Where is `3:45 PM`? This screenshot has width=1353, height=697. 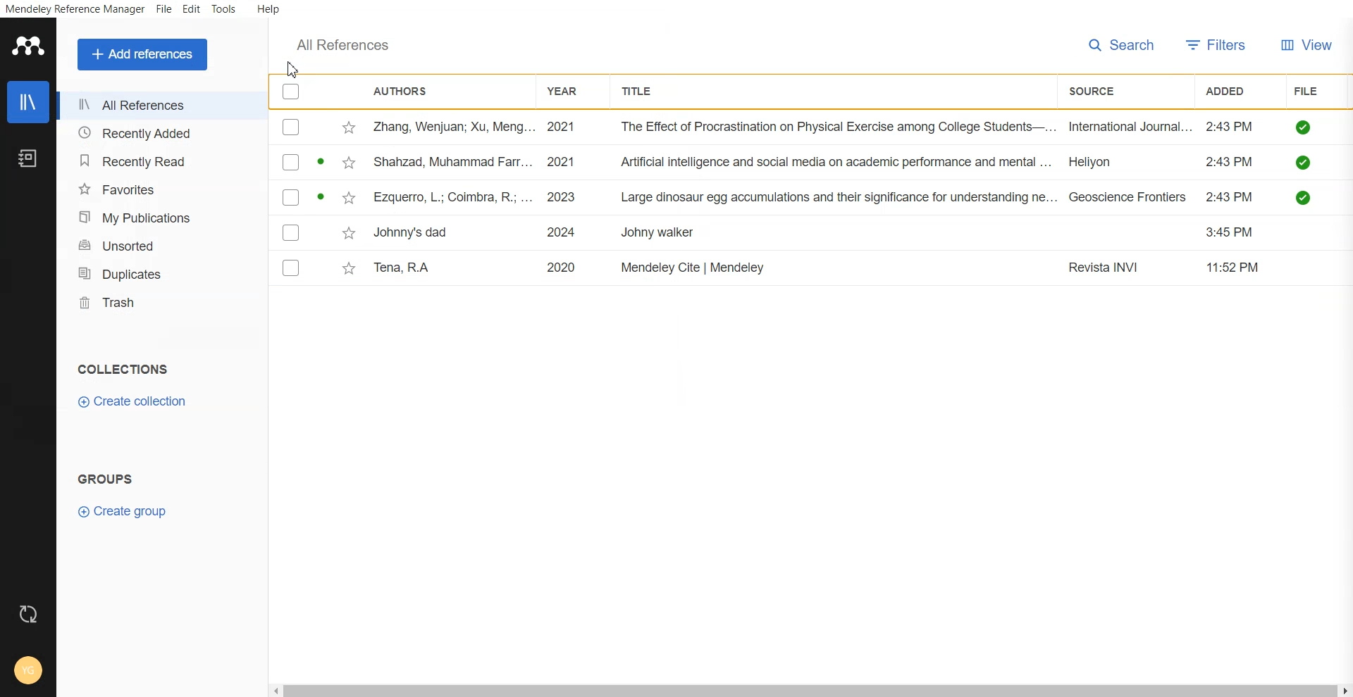 3:45 PM is located at coordinates (1233, 232).